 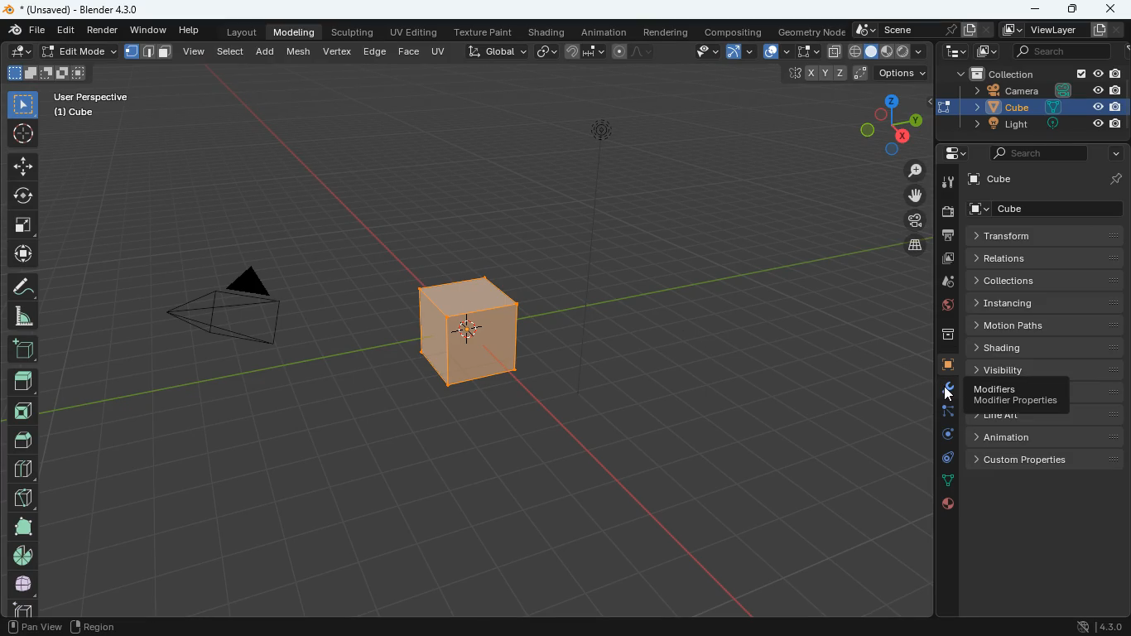 What do you see at coordinates (945, 181) in the screenshot?
I see `tools` at bounding box center [945, 181].